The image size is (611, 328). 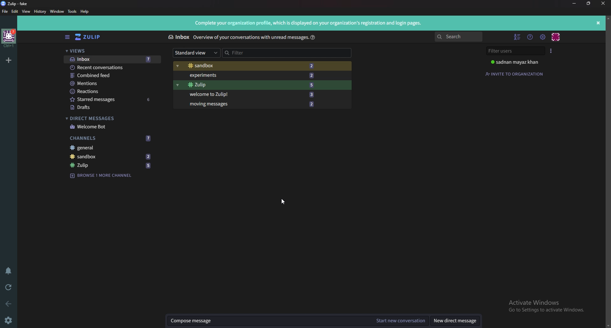 What do you see at coordinates (515, 75) in the screenshot?
I see `Invite to organization` at bounding box center [515, 75].